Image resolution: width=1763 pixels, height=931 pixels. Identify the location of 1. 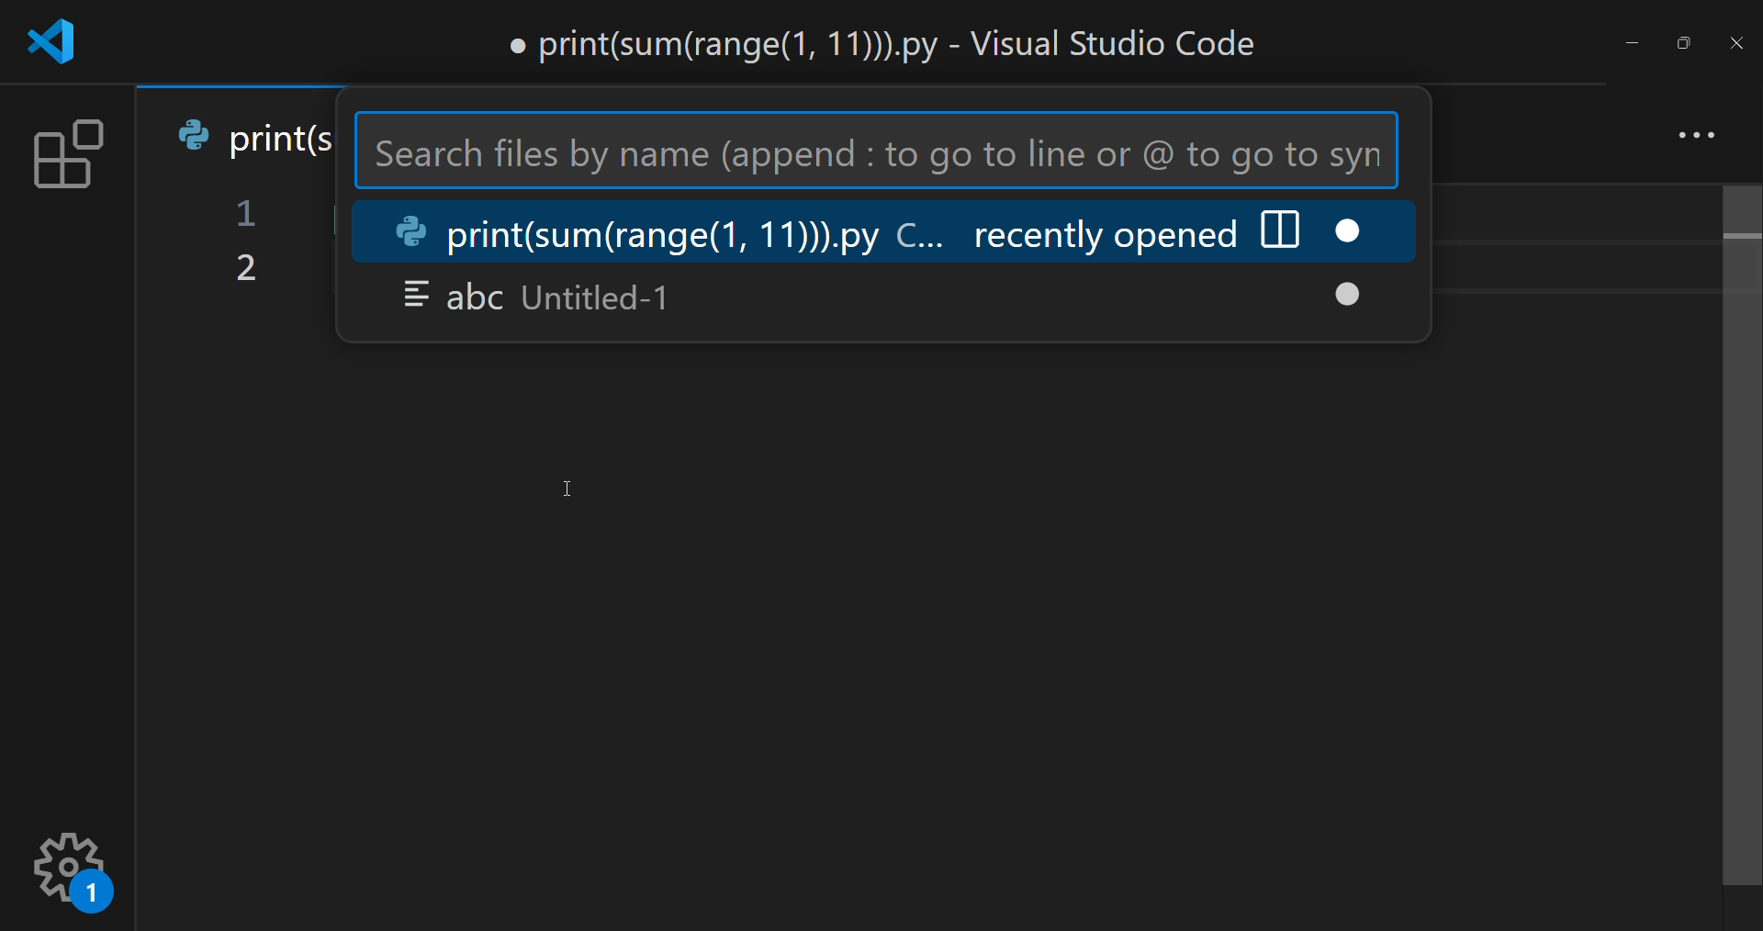
(249, 216).